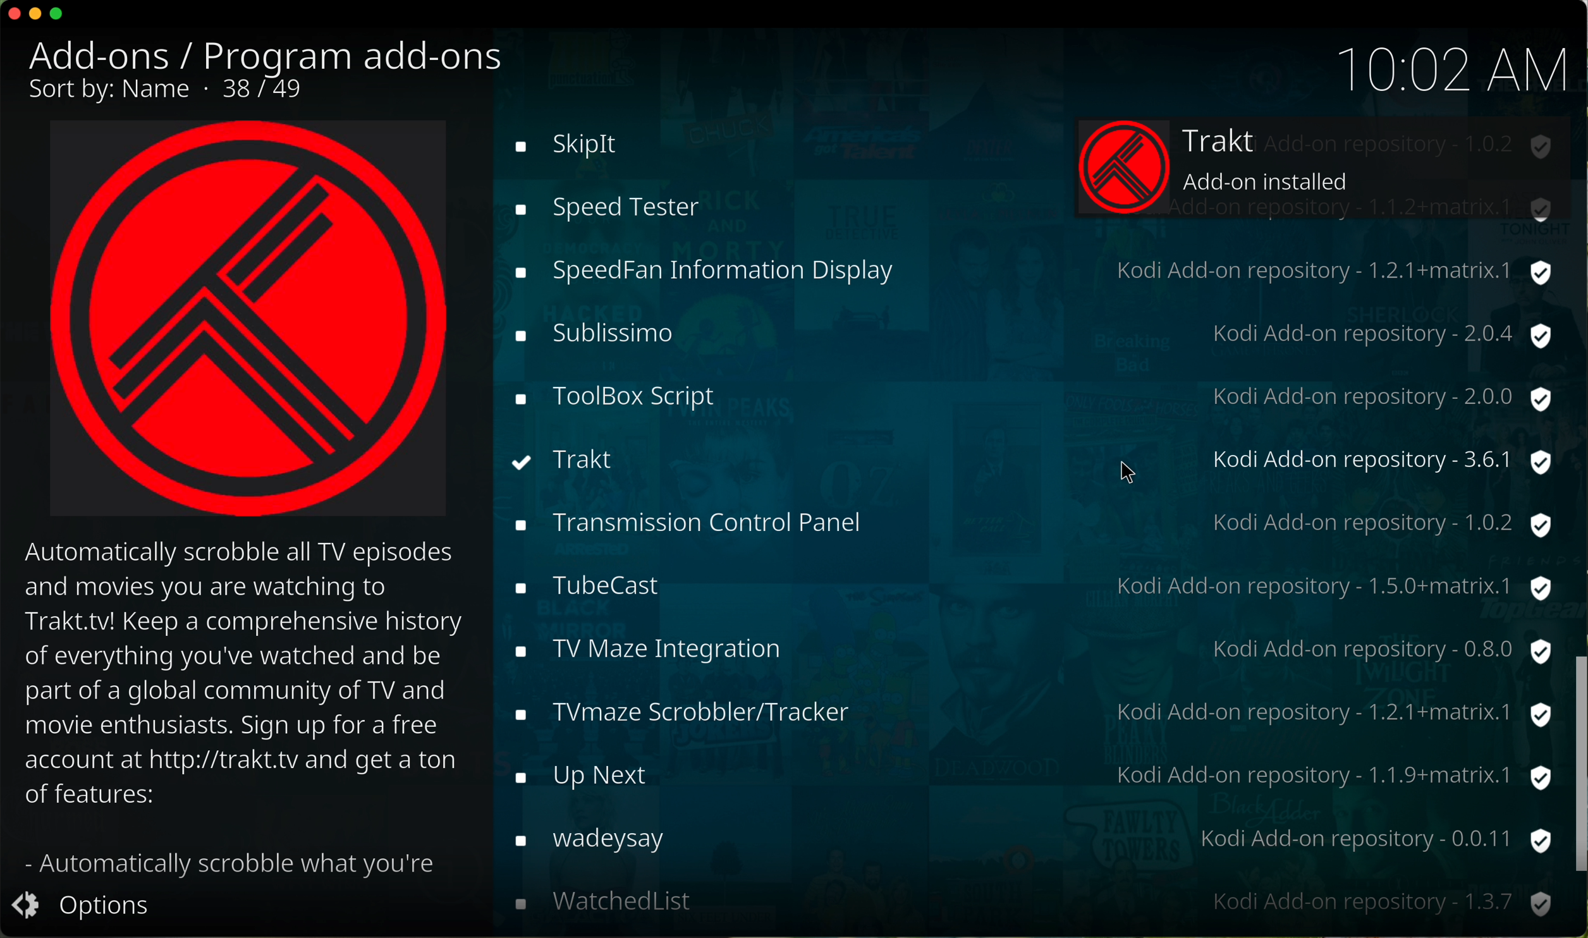 The height and width of the screenshot is (938, 1588). What do you see at coordinates (269, 89) in the screenshot?
I see `37/49` at bounding box center [269, 89].